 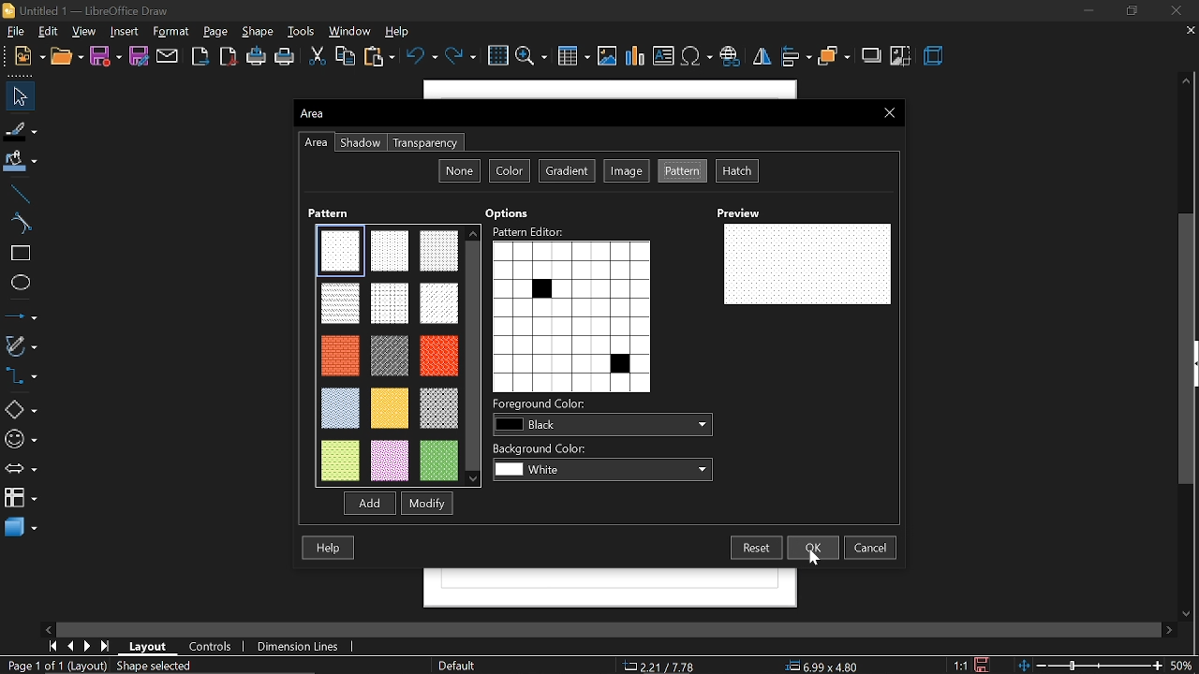 I want to click on layout, so click(x=145, y=646).